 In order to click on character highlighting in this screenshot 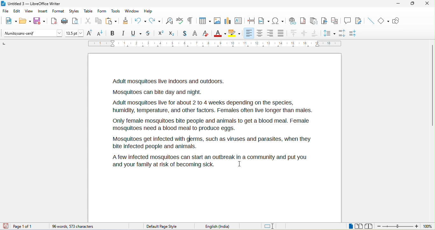, I will do `click(235, 33)`.